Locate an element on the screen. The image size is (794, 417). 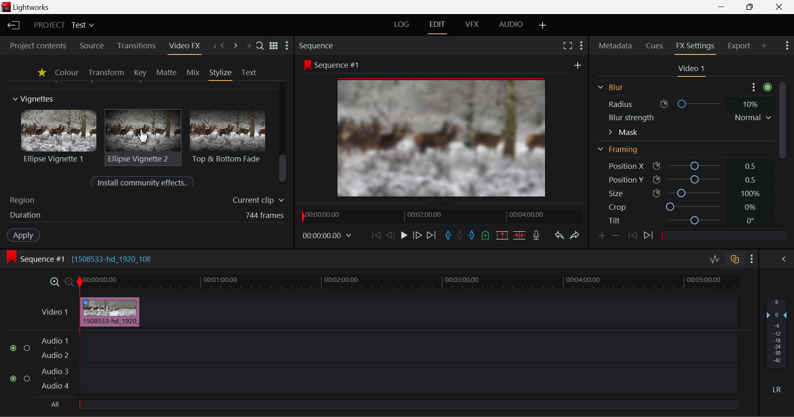
Undo is located at coordinates (558, 234).